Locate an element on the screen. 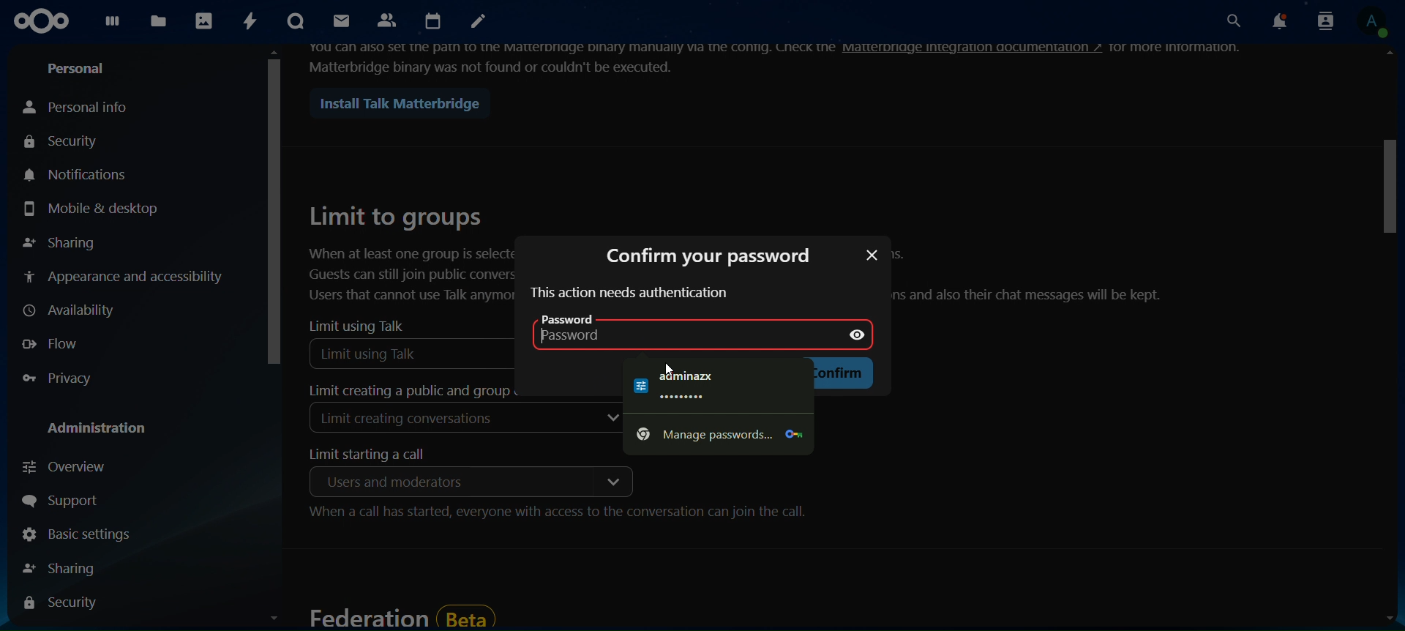  notes is located at coordinates (480, 23).